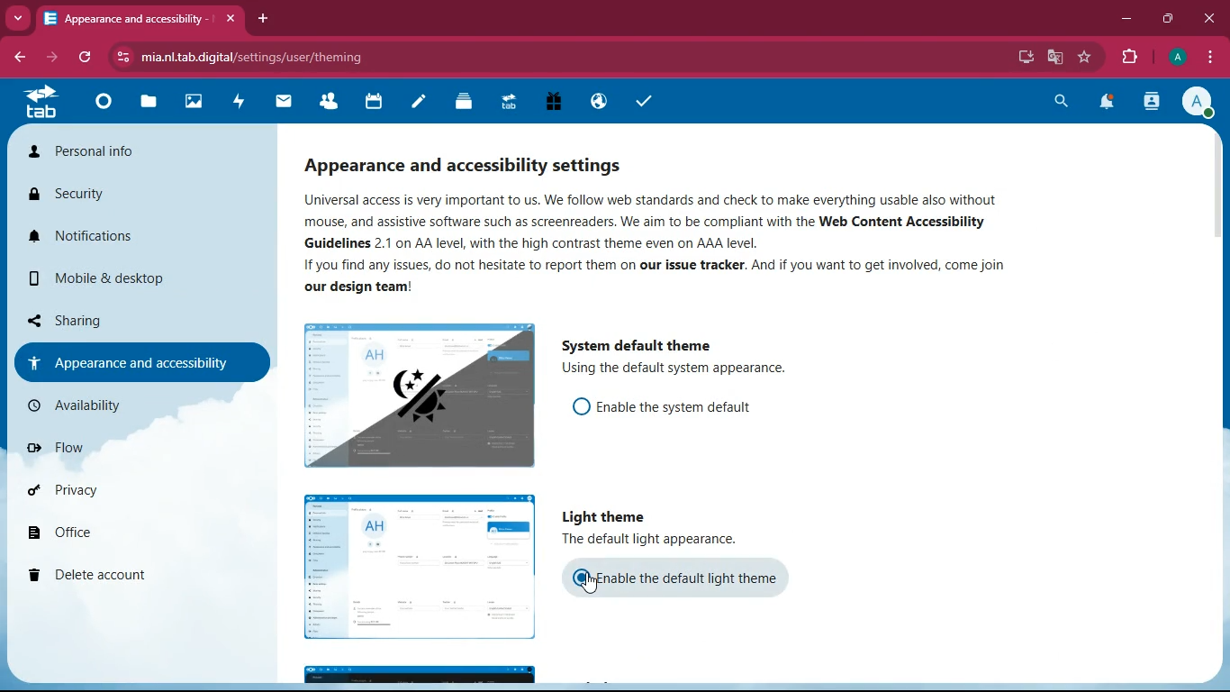  What do you see at coordinates (148, 282) in the screenshot?
I see `mobile` at bounding box center [148, 282].